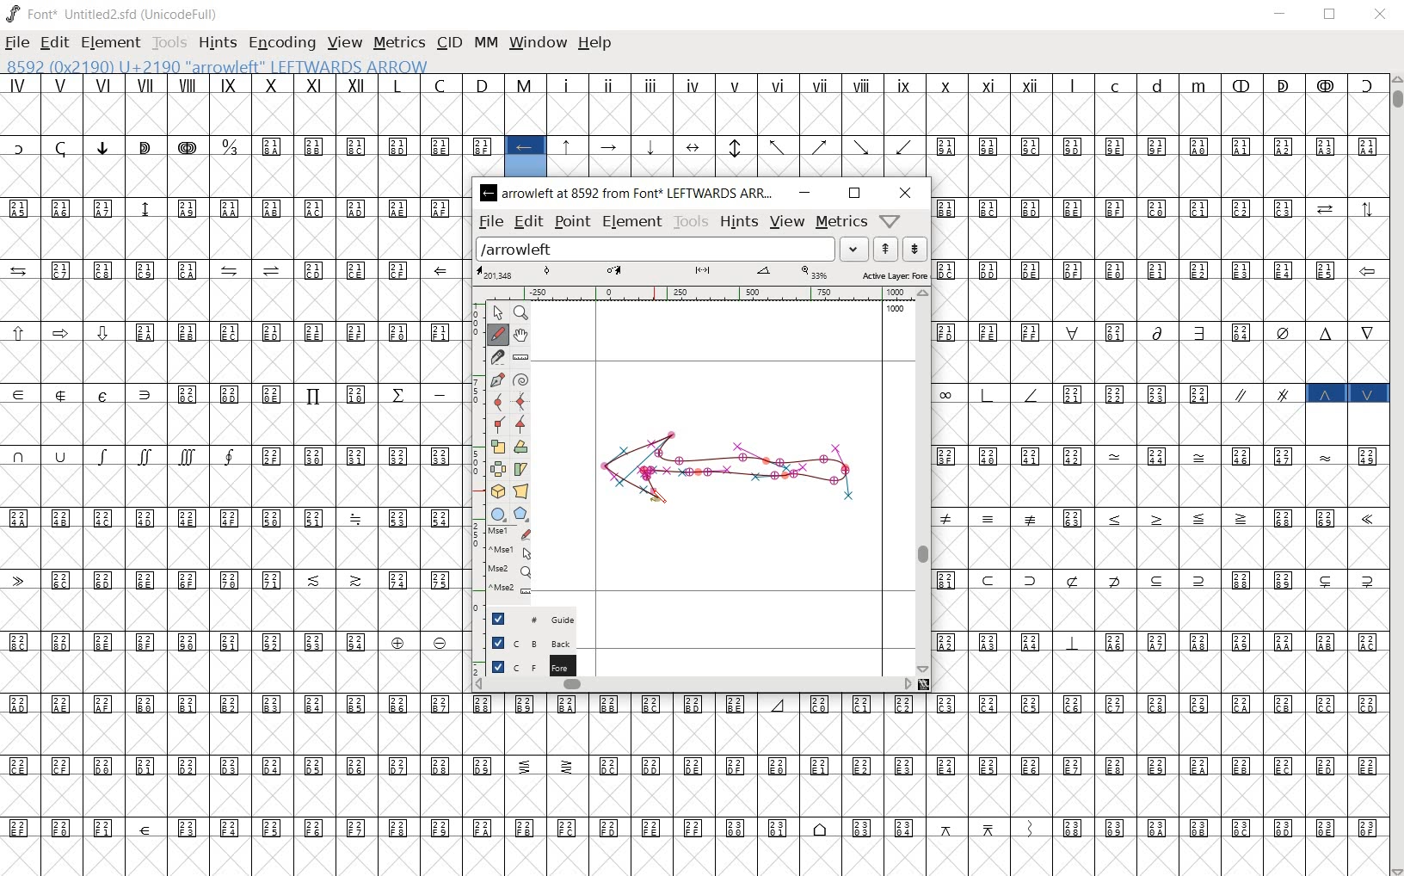 This screenshot has width=1404, height=876. What do you see at coordinates (490, 221) in the screenshot?
I see `file` at bounding box center [490, 221].